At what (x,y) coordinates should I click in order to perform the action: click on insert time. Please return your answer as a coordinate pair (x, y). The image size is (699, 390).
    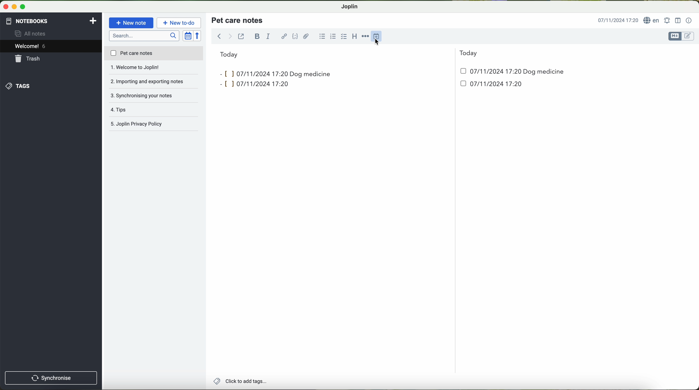
    Looking at the image, I should click on (379, 36).